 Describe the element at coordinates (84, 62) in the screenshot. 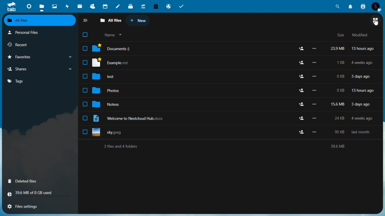

I see `checkbox` at that location.